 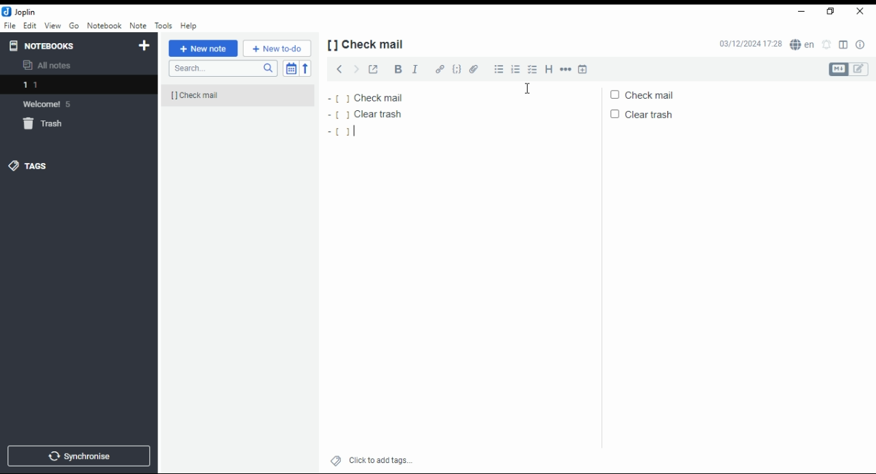 What do you see at coordinates (52, 104) in the screenshot?
I see `welcome` at bounding box center [52, 104].